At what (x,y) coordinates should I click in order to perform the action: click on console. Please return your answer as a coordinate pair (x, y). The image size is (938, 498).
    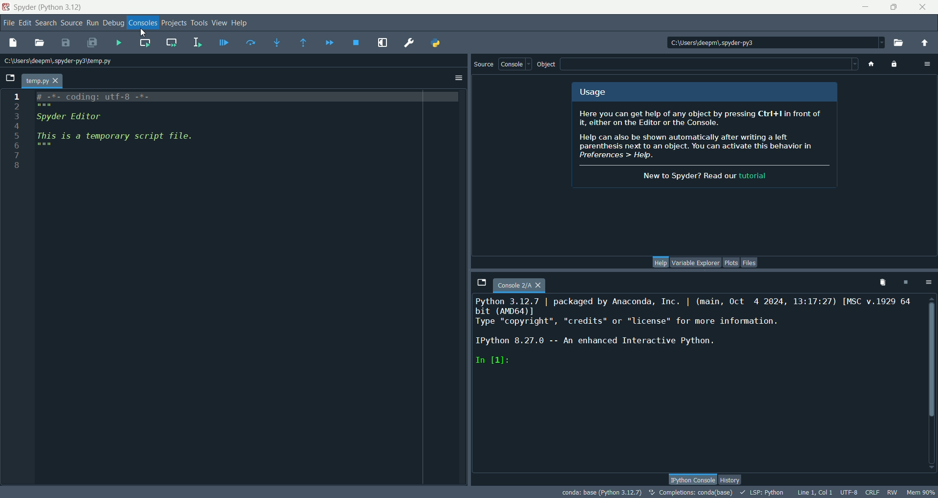
    Looking at the image, I should click on (521, 286).